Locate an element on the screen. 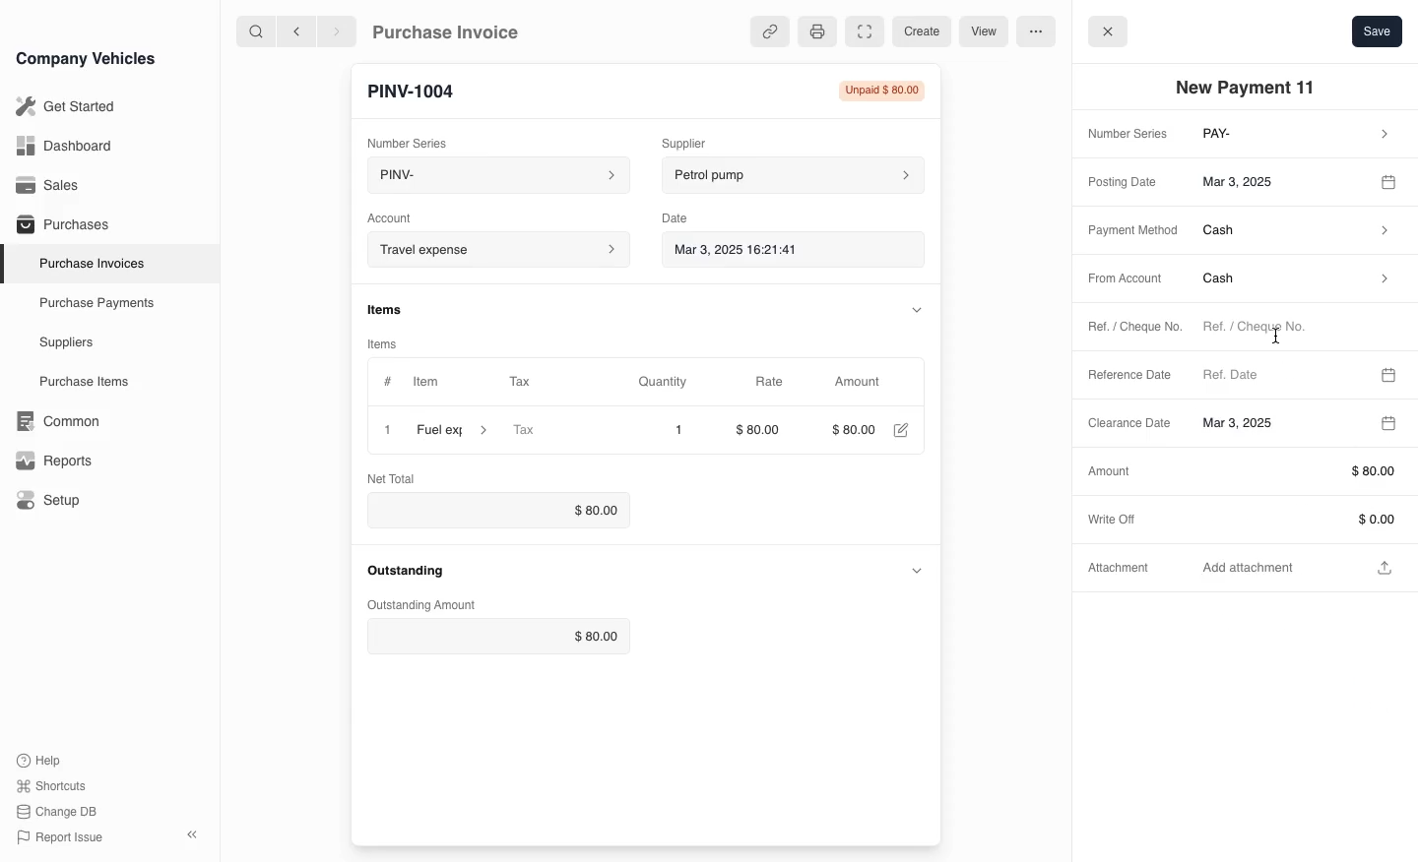 The image size is (1418, 862). calender is located at coordinates (1386, 423).